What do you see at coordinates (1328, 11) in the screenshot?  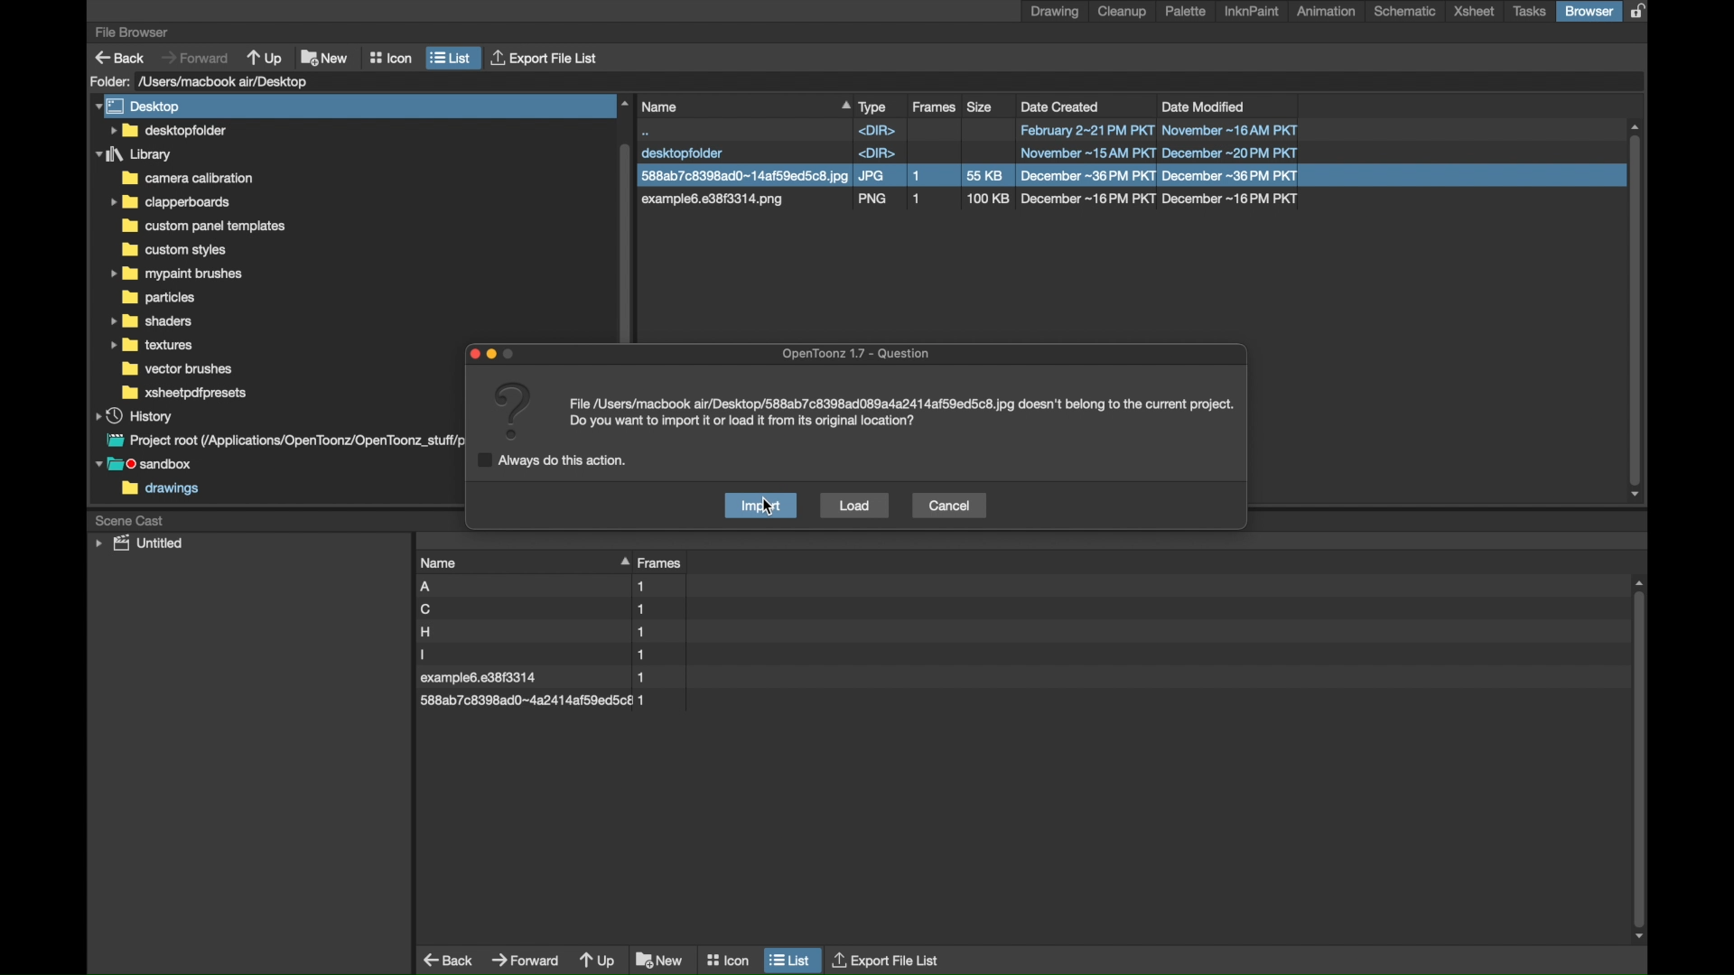 I see `animation` at bounding box center [1328, 11].